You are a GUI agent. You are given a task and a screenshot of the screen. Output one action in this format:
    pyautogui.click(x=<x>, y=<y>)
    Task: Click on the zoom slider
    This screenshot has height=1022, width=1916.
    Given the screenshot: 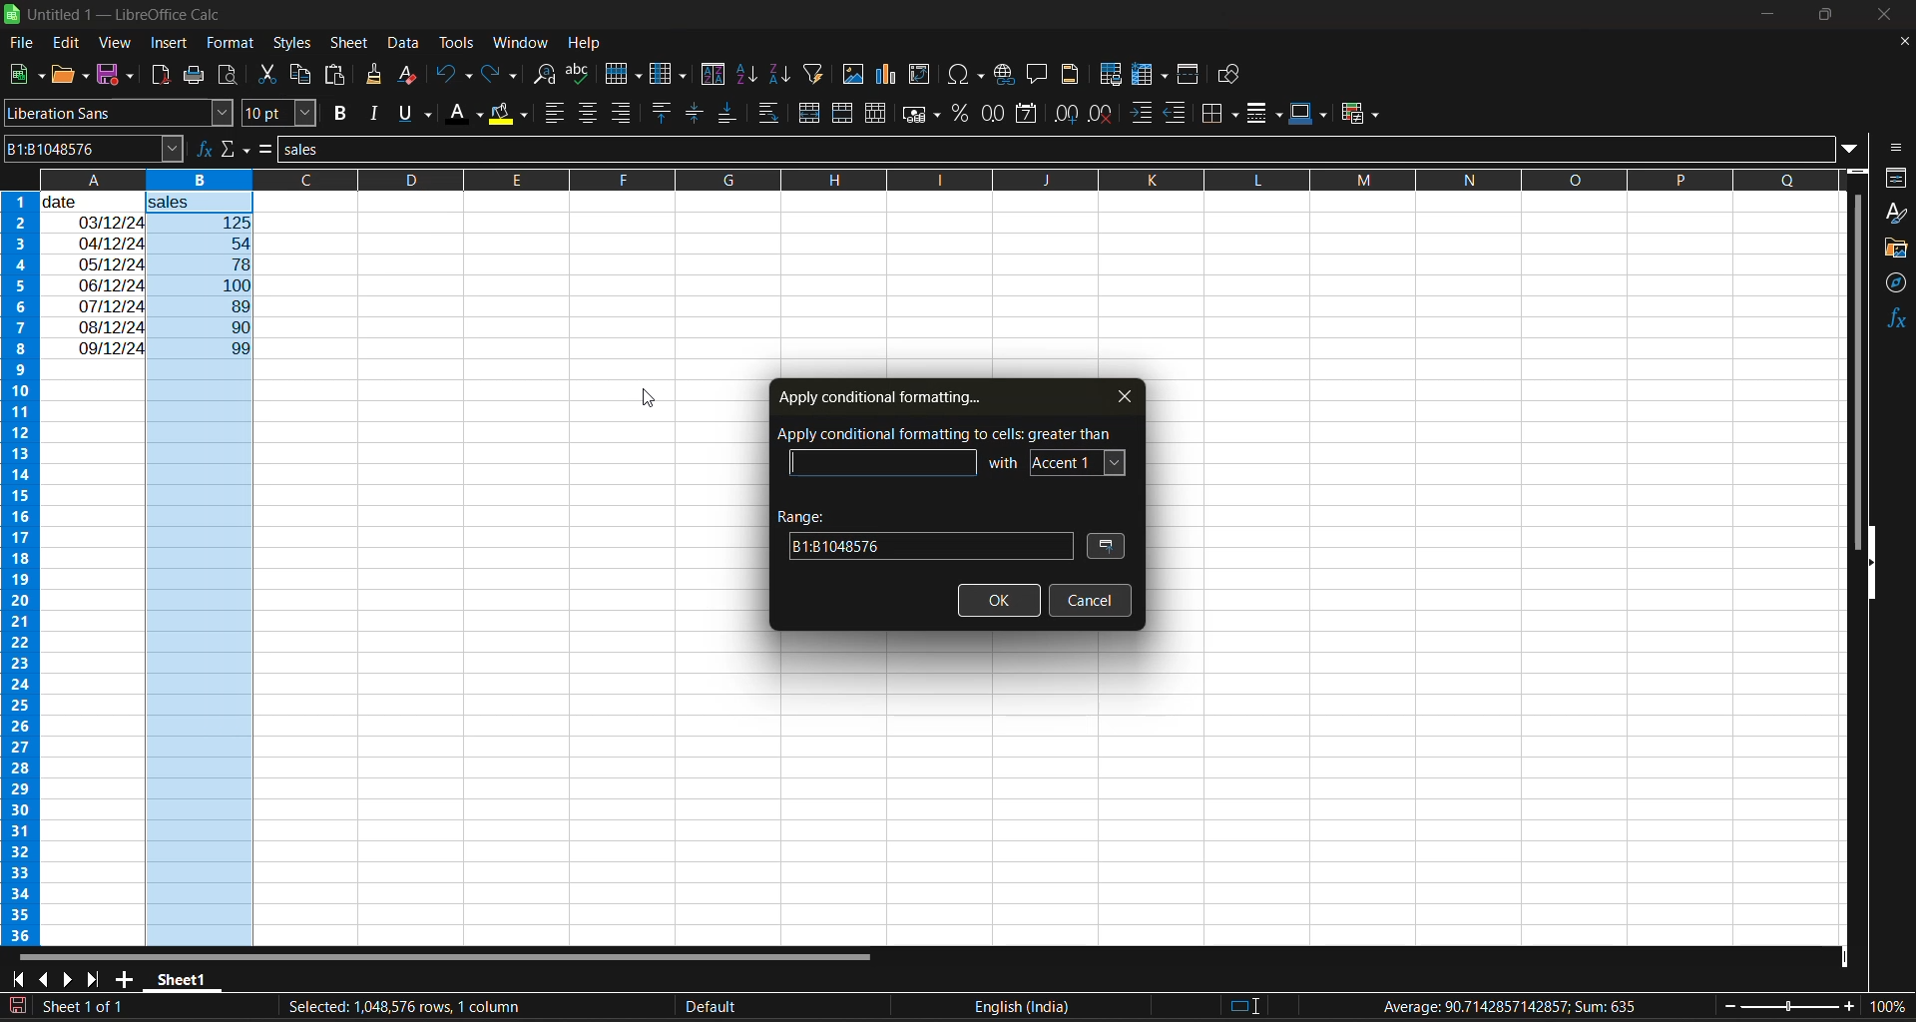 What is the action you would take?
    pyautogui.click(x=1790, y=1005)
    